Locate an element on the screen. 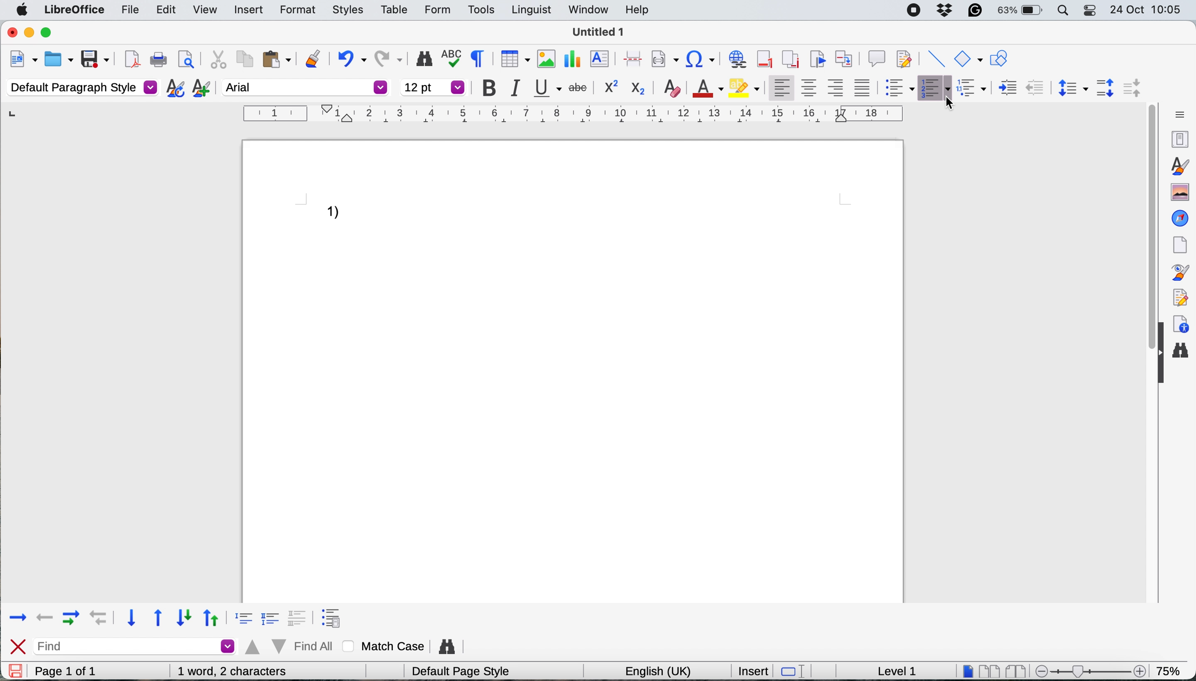 The height and width of the screenshot is (681, 1196). screen recorder is located at coordinates (915, 10).